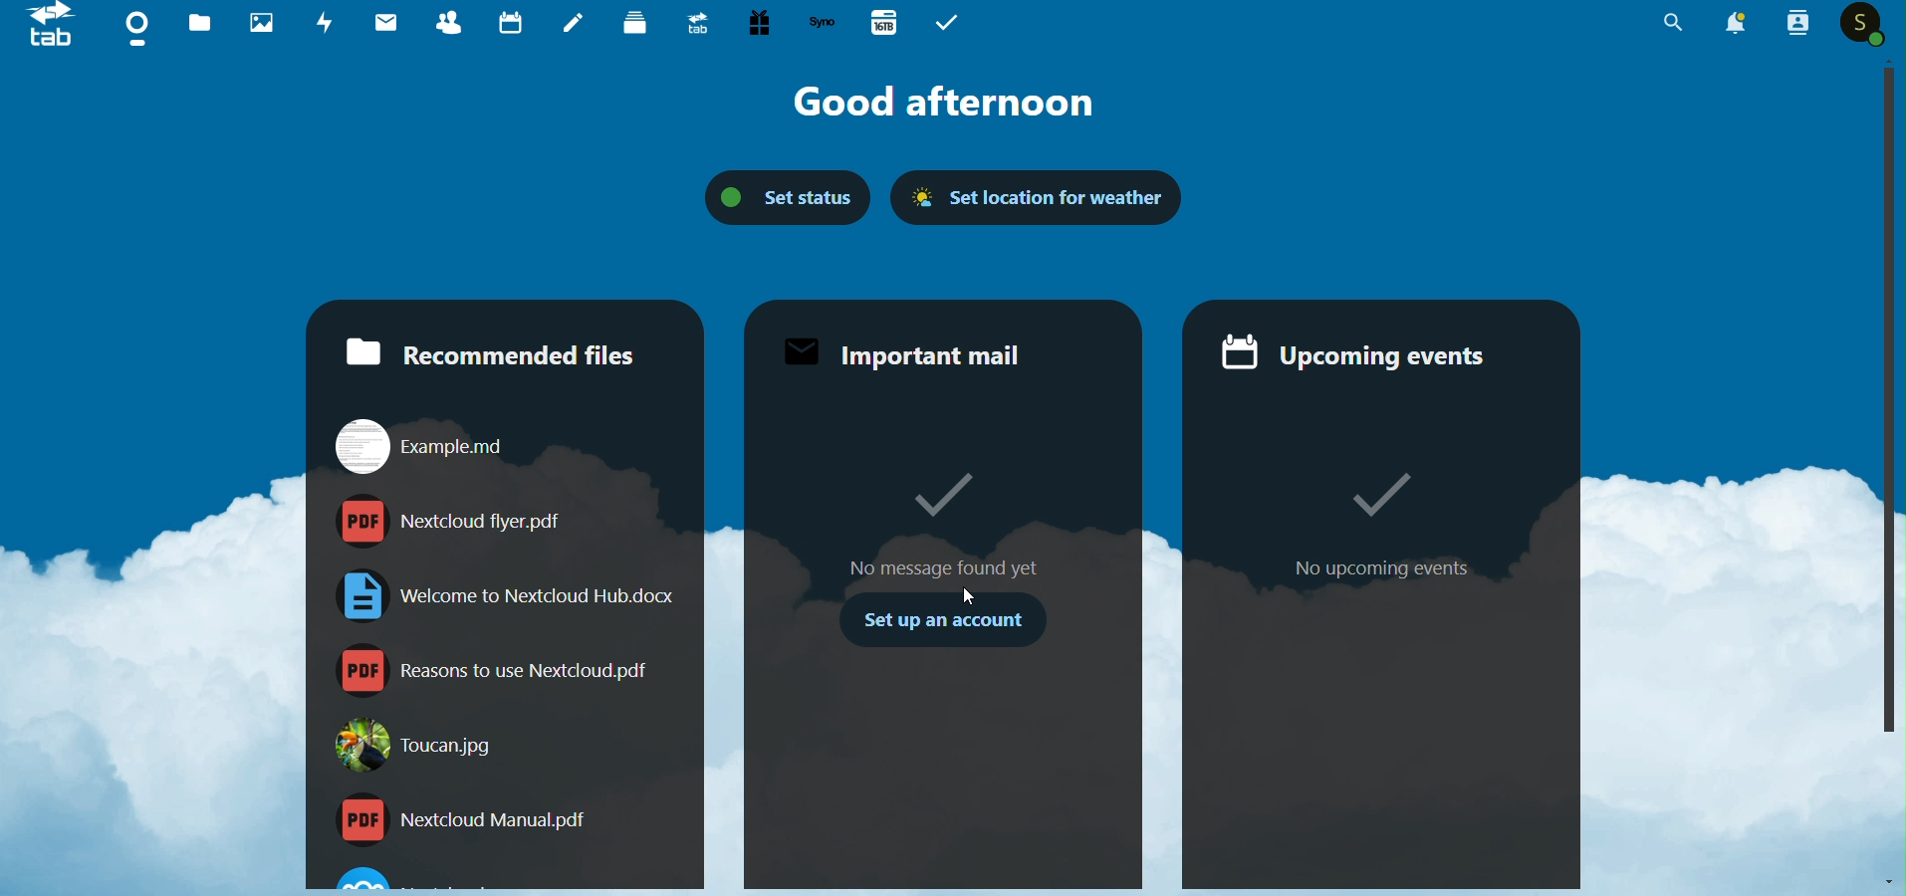 The height and width of the screenshot is (896, 1906). Describe the element at coordinates (818, 24) in the screenshot. I see `Synology` at that location.